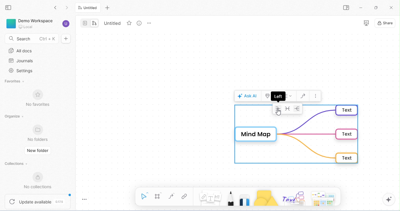  Describe the element at coordinates (144, 196) in the screenshot. I see `select` at that location.